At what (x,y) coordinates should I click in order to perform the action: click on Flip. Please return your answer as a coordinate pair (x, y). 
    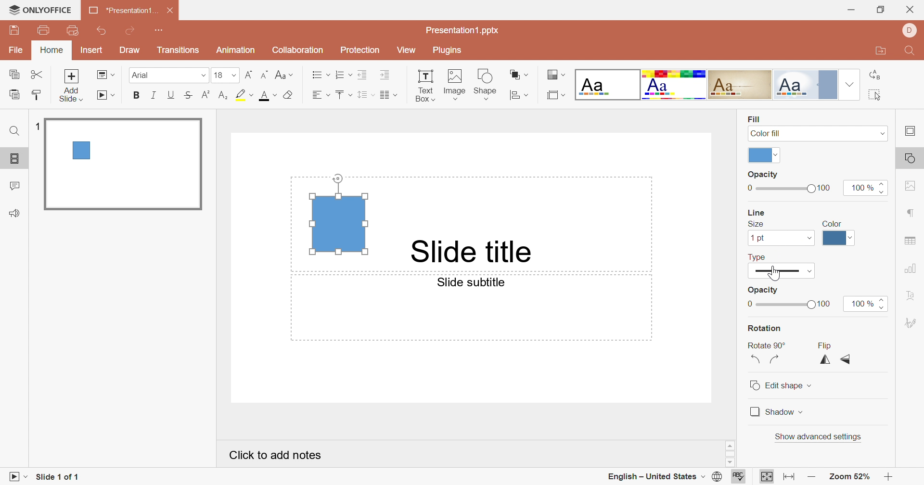
    Looking at the image, I should click on (823, 345).